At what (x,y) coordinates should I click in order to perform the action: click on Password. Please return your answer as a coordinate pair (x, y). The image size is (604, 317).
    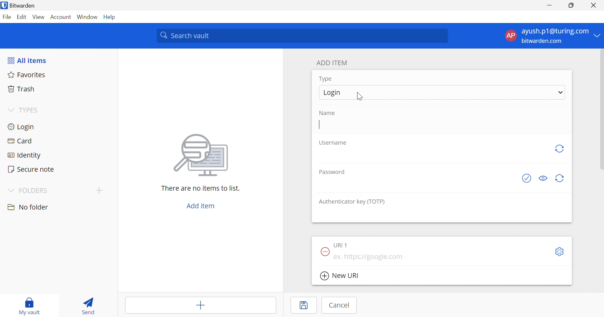
    Looking at the image, I should click on (332, 172).